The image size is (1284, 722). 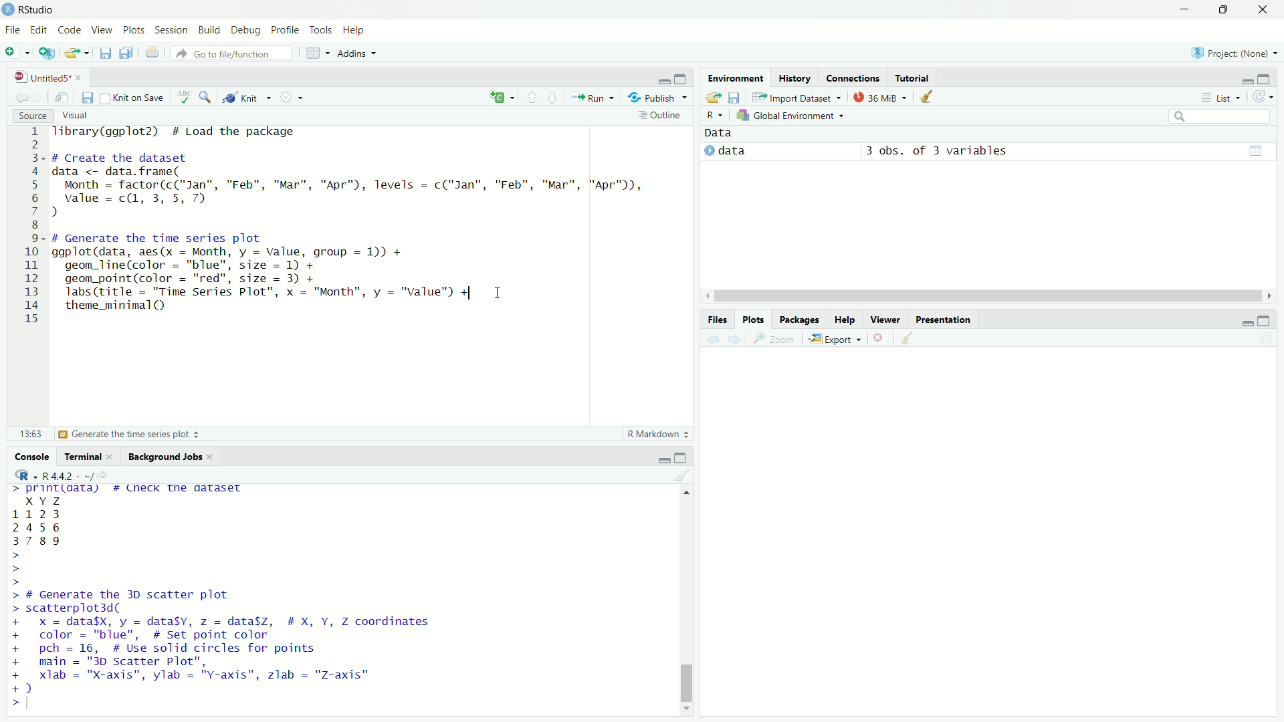 What do you see at coordinates (530, 98) in the screenshot?
I see `go to previous section/chunk` at bounding box center [530, 98].